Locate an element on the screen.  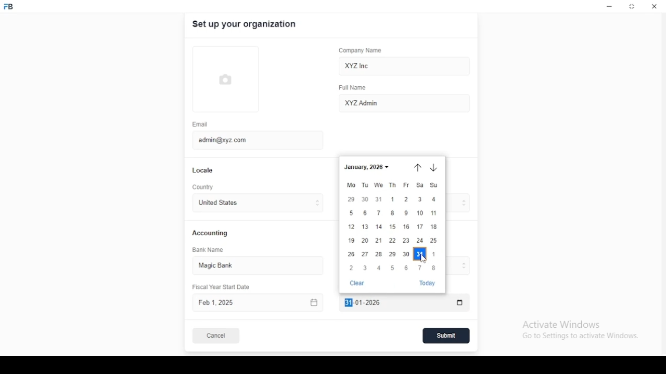
close window is located at coordinates (653, 6).